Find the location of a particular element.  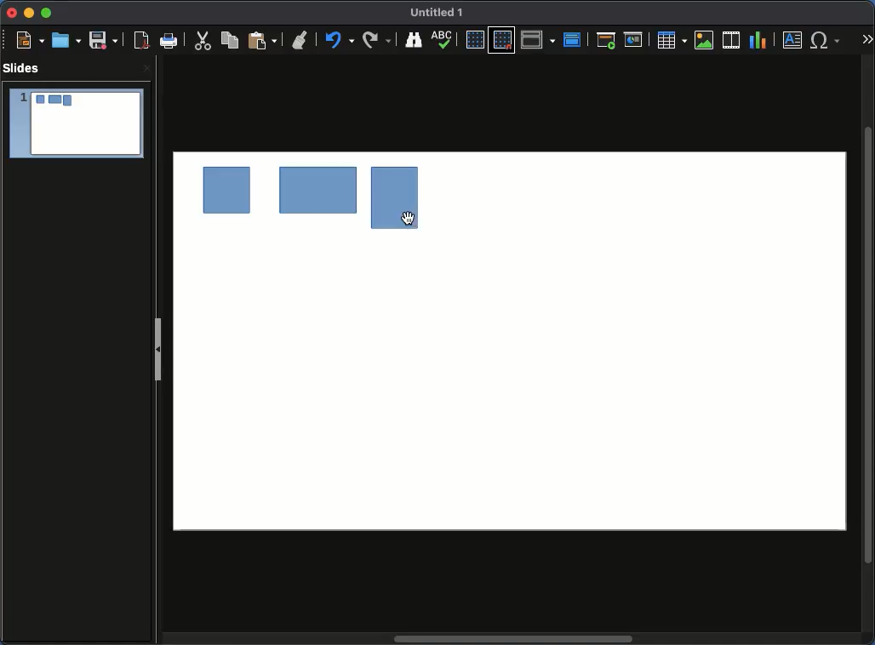

Copy is located at coordinates (230, 40).